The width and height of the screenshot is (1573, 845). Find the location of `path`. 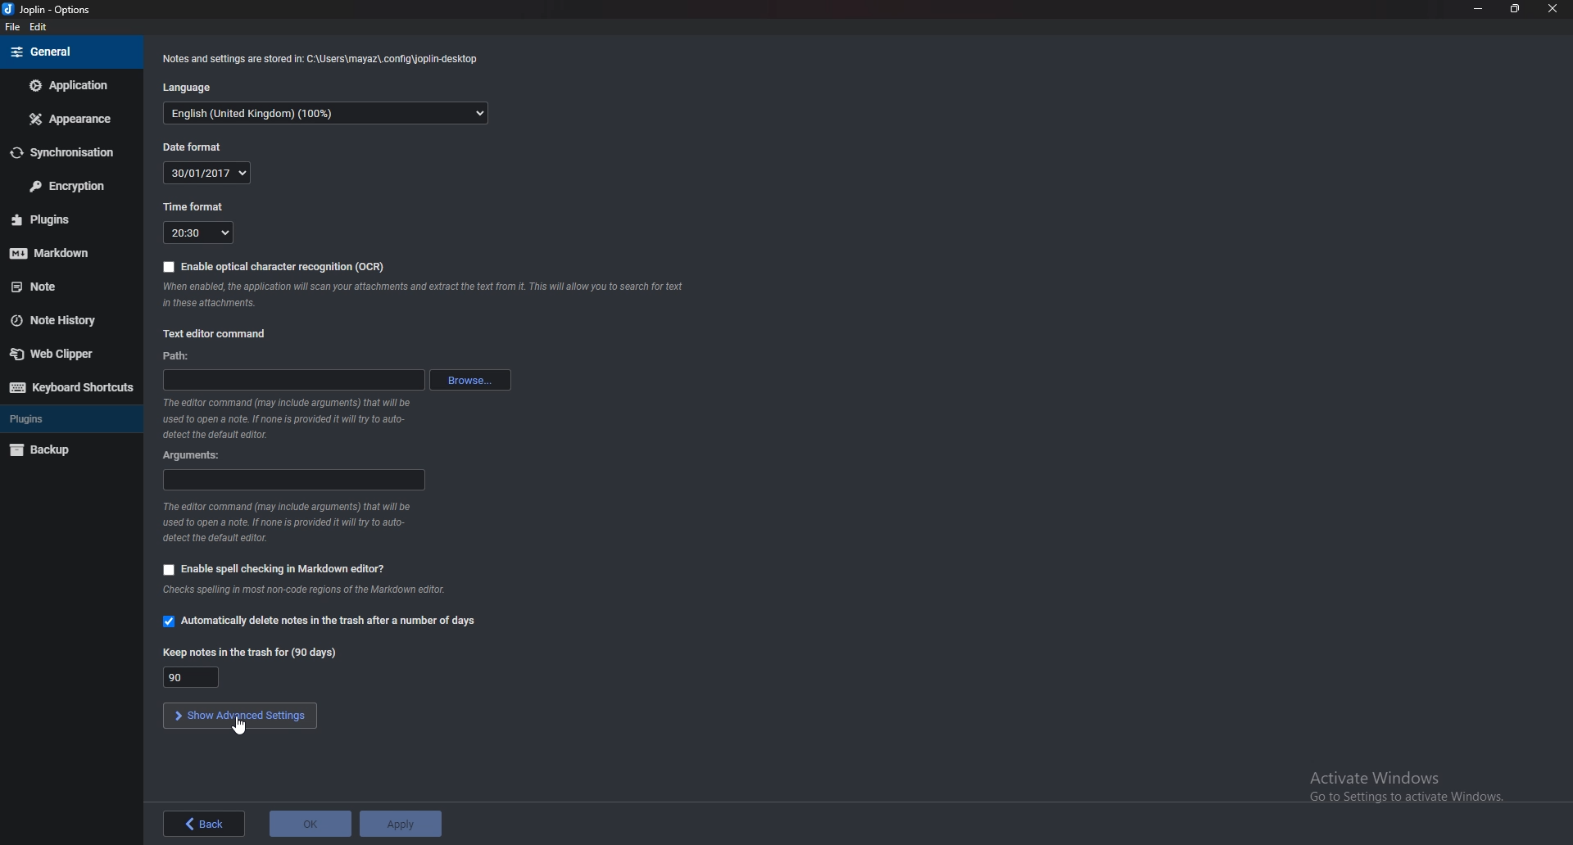

path is located at coordinates (293, 381).